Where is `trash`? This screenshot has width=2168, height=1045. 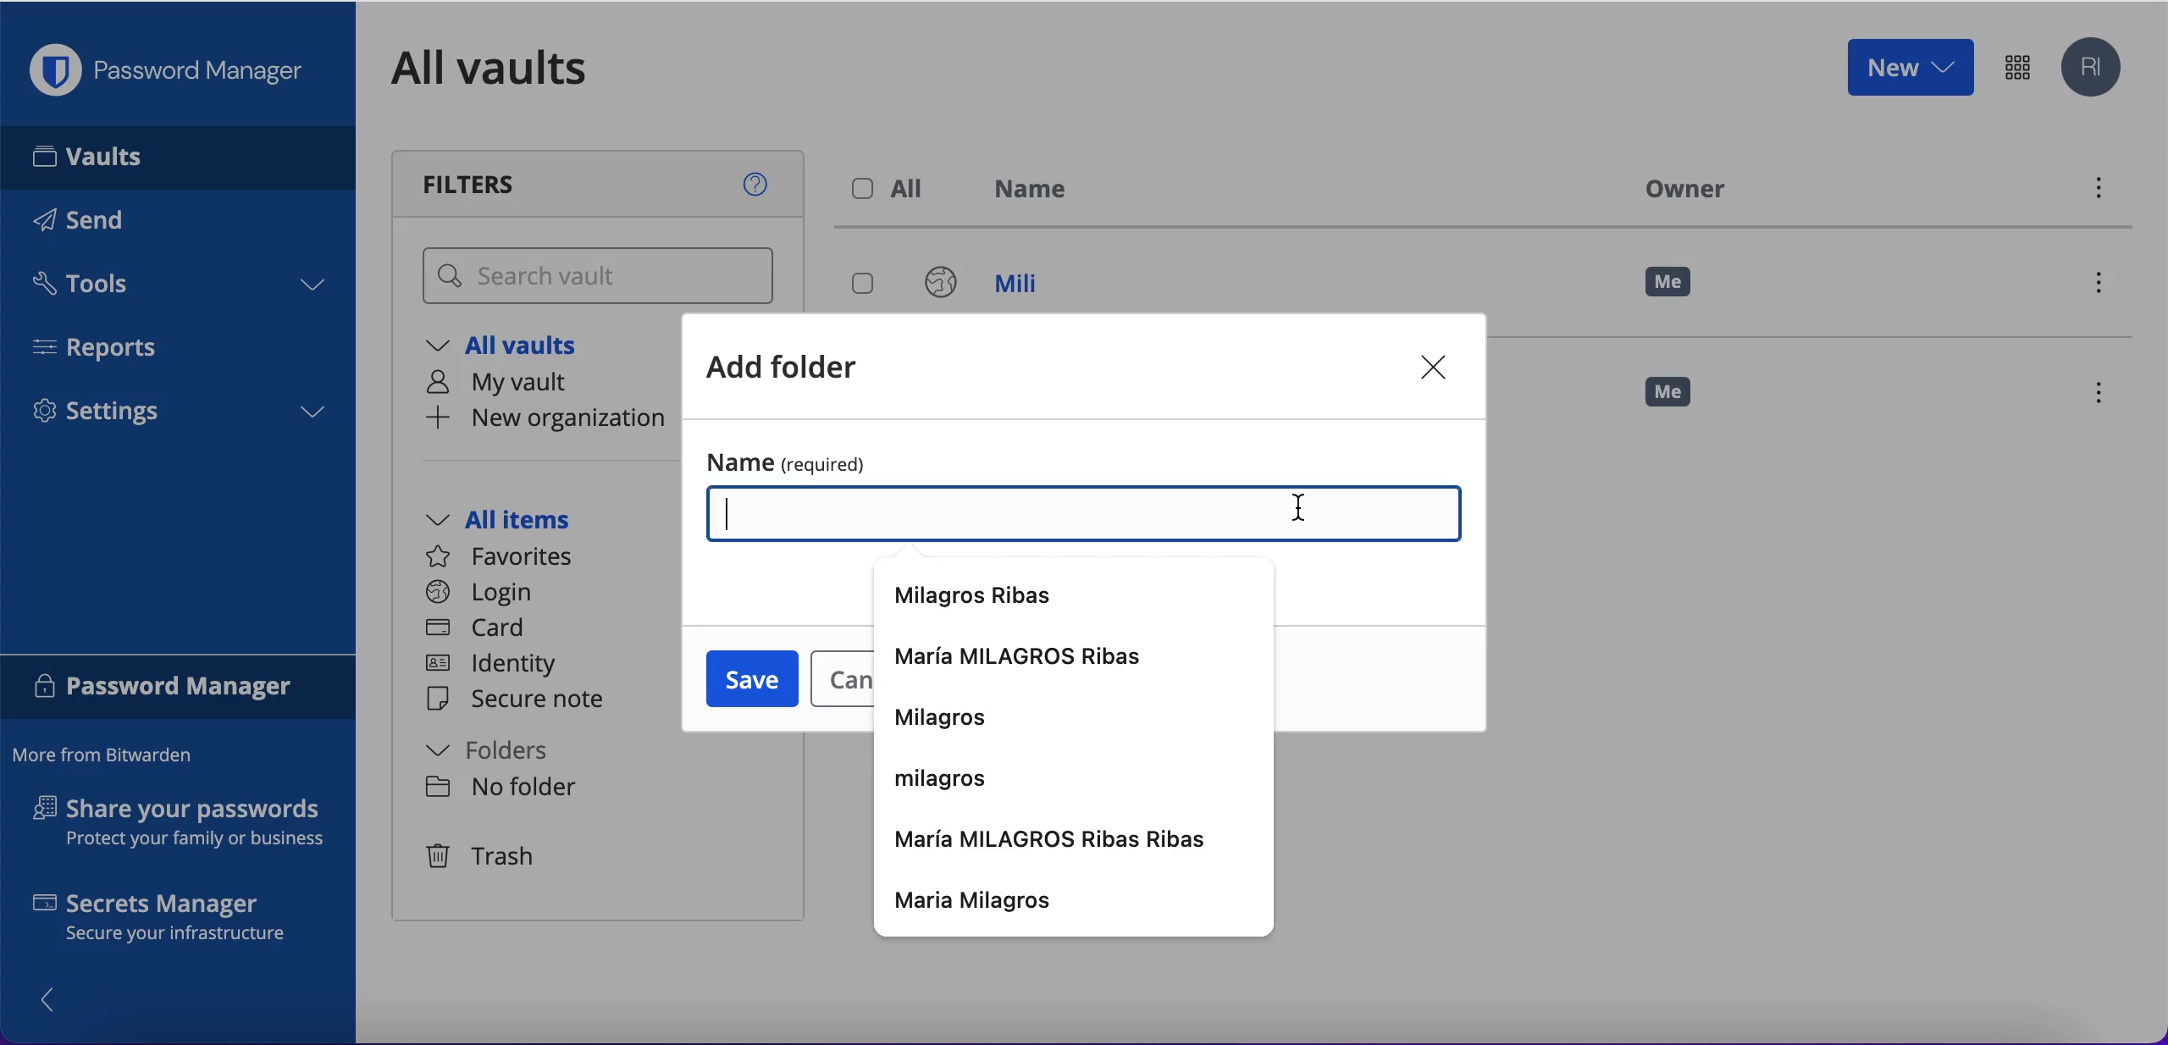
trash is located at coordinates (484, 858).